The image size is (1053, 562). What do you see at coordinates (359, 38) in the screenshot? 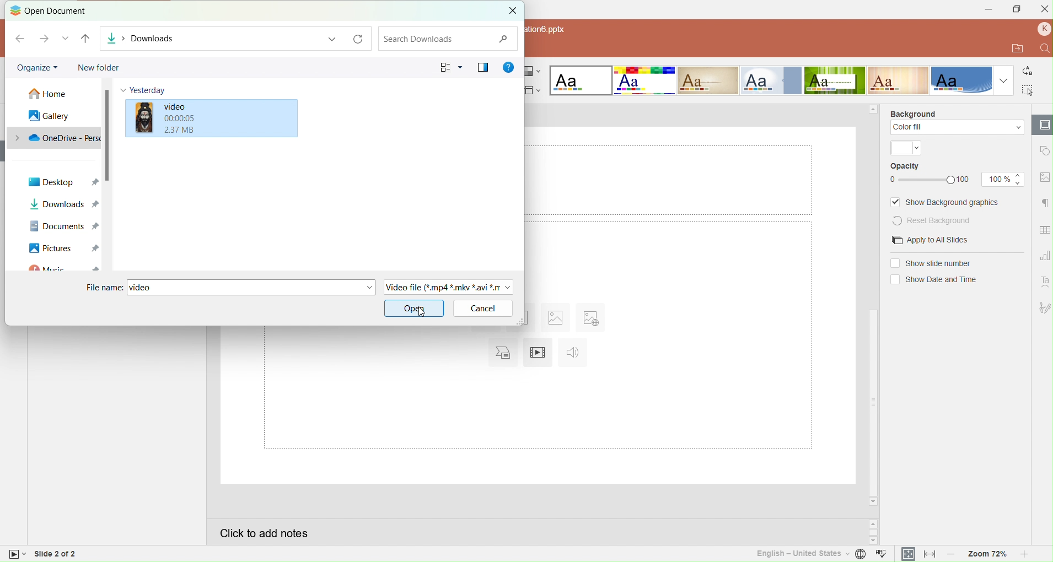
I see `Refresh` at bounding box center [359, 38].